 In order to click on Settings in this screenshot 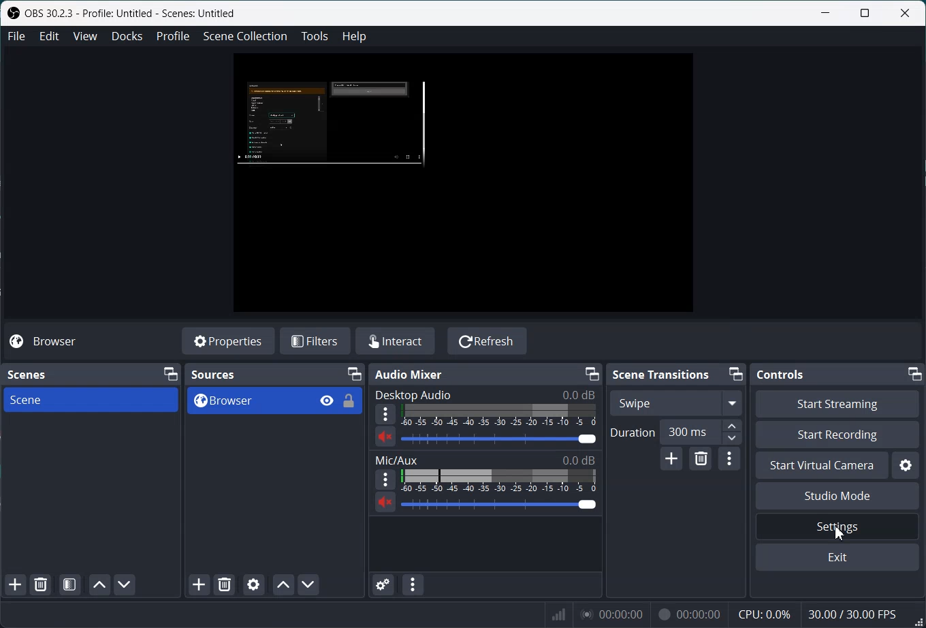, I will do `click(837, 525)`.